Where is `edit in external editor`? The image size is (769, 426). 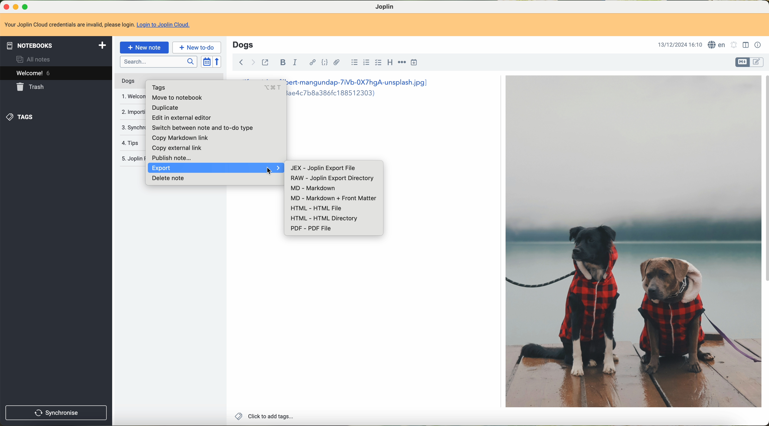 edit in external editor is located at coordinates (184, 119).